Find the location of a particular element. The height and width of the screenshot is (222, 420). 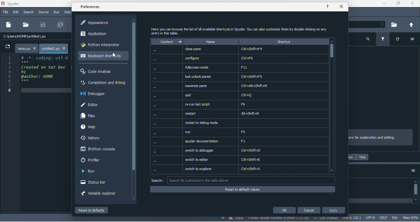

restart is located at coordinates (254, 113).